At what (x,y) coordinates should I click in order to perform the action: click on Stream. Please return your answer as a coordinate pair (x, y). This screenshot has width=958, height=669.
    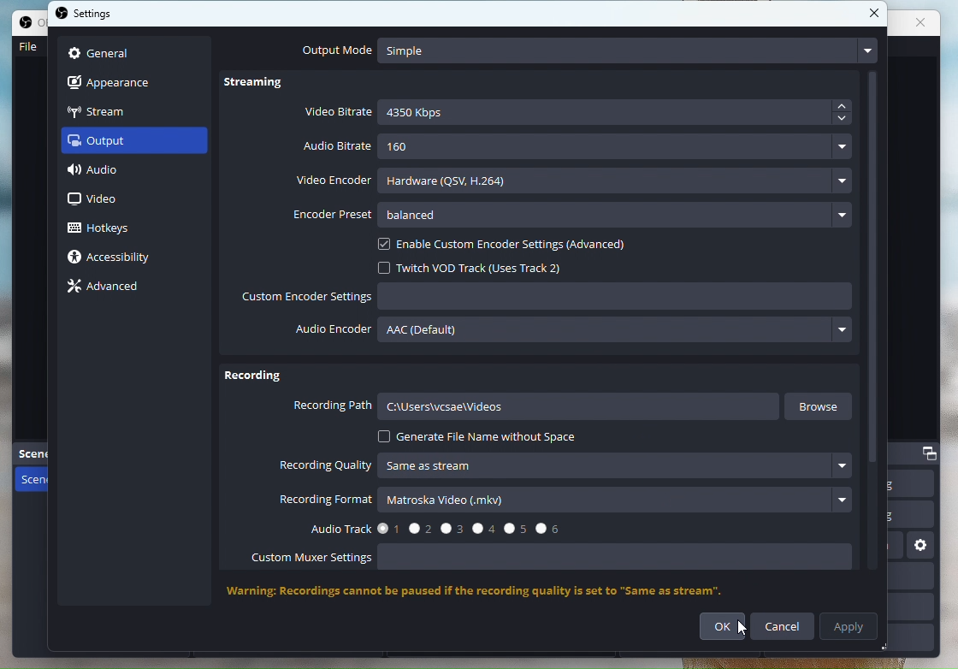
    Looking at the image, I should click on (116, 110).